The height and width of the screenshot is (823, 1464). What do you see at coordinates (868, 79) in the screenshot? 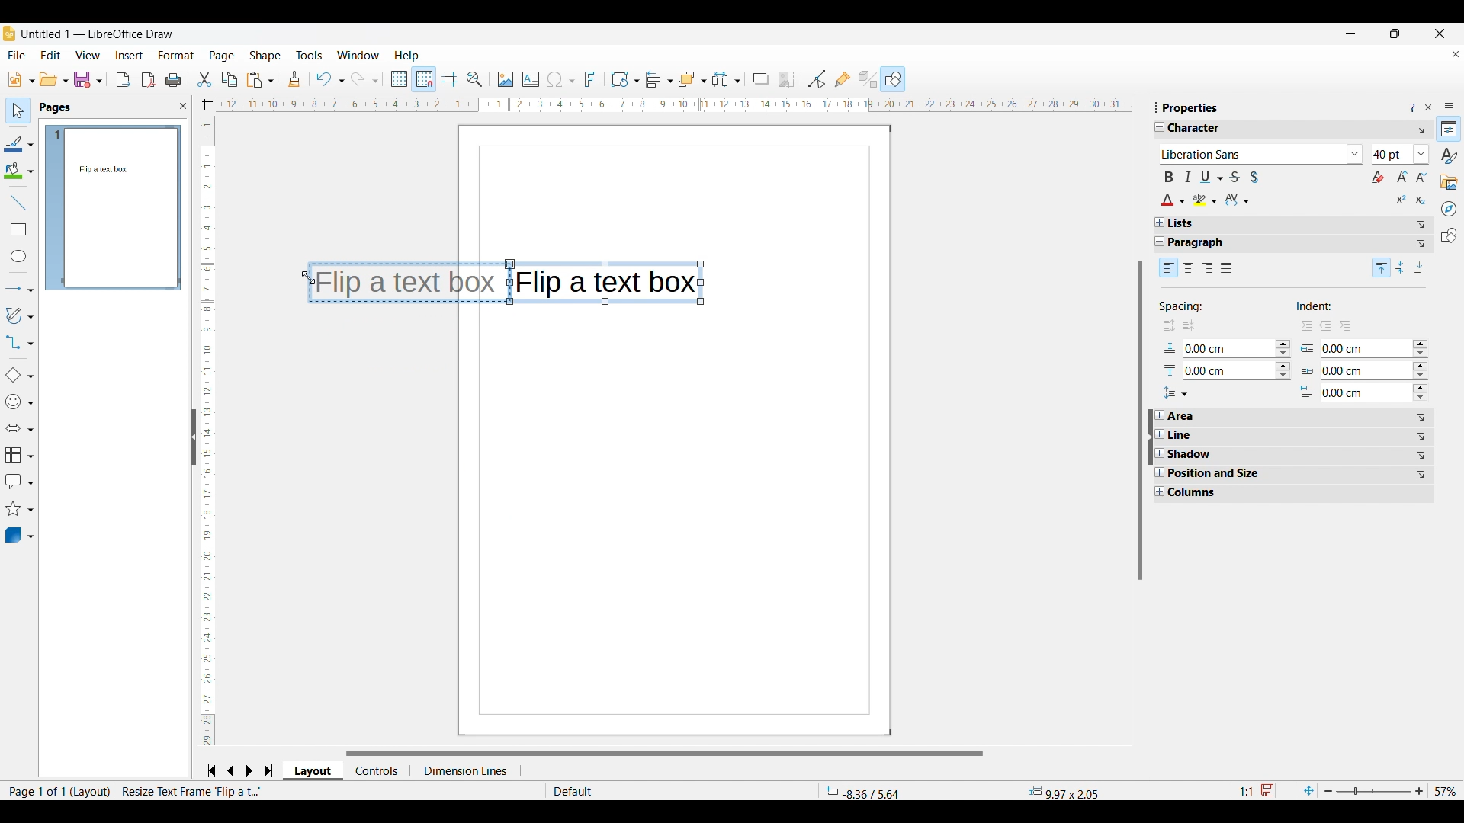
I see `Toggle extrusion` at bounding box center [868, 79].